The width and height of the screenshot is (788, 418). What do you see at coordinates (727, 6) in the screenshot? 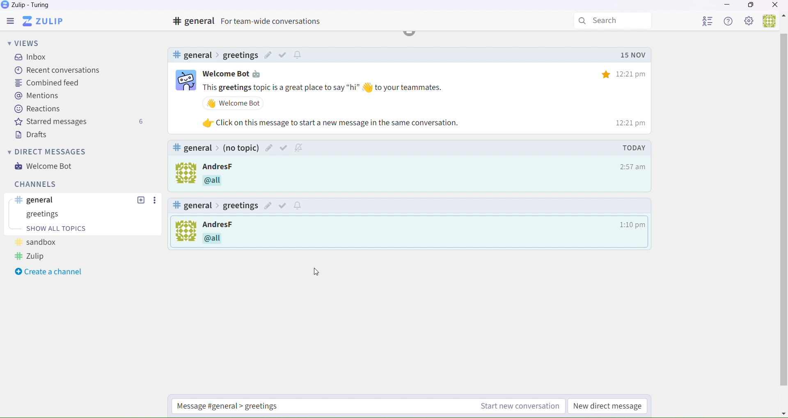
I see `Minimize` at bounding box center [727, 6].